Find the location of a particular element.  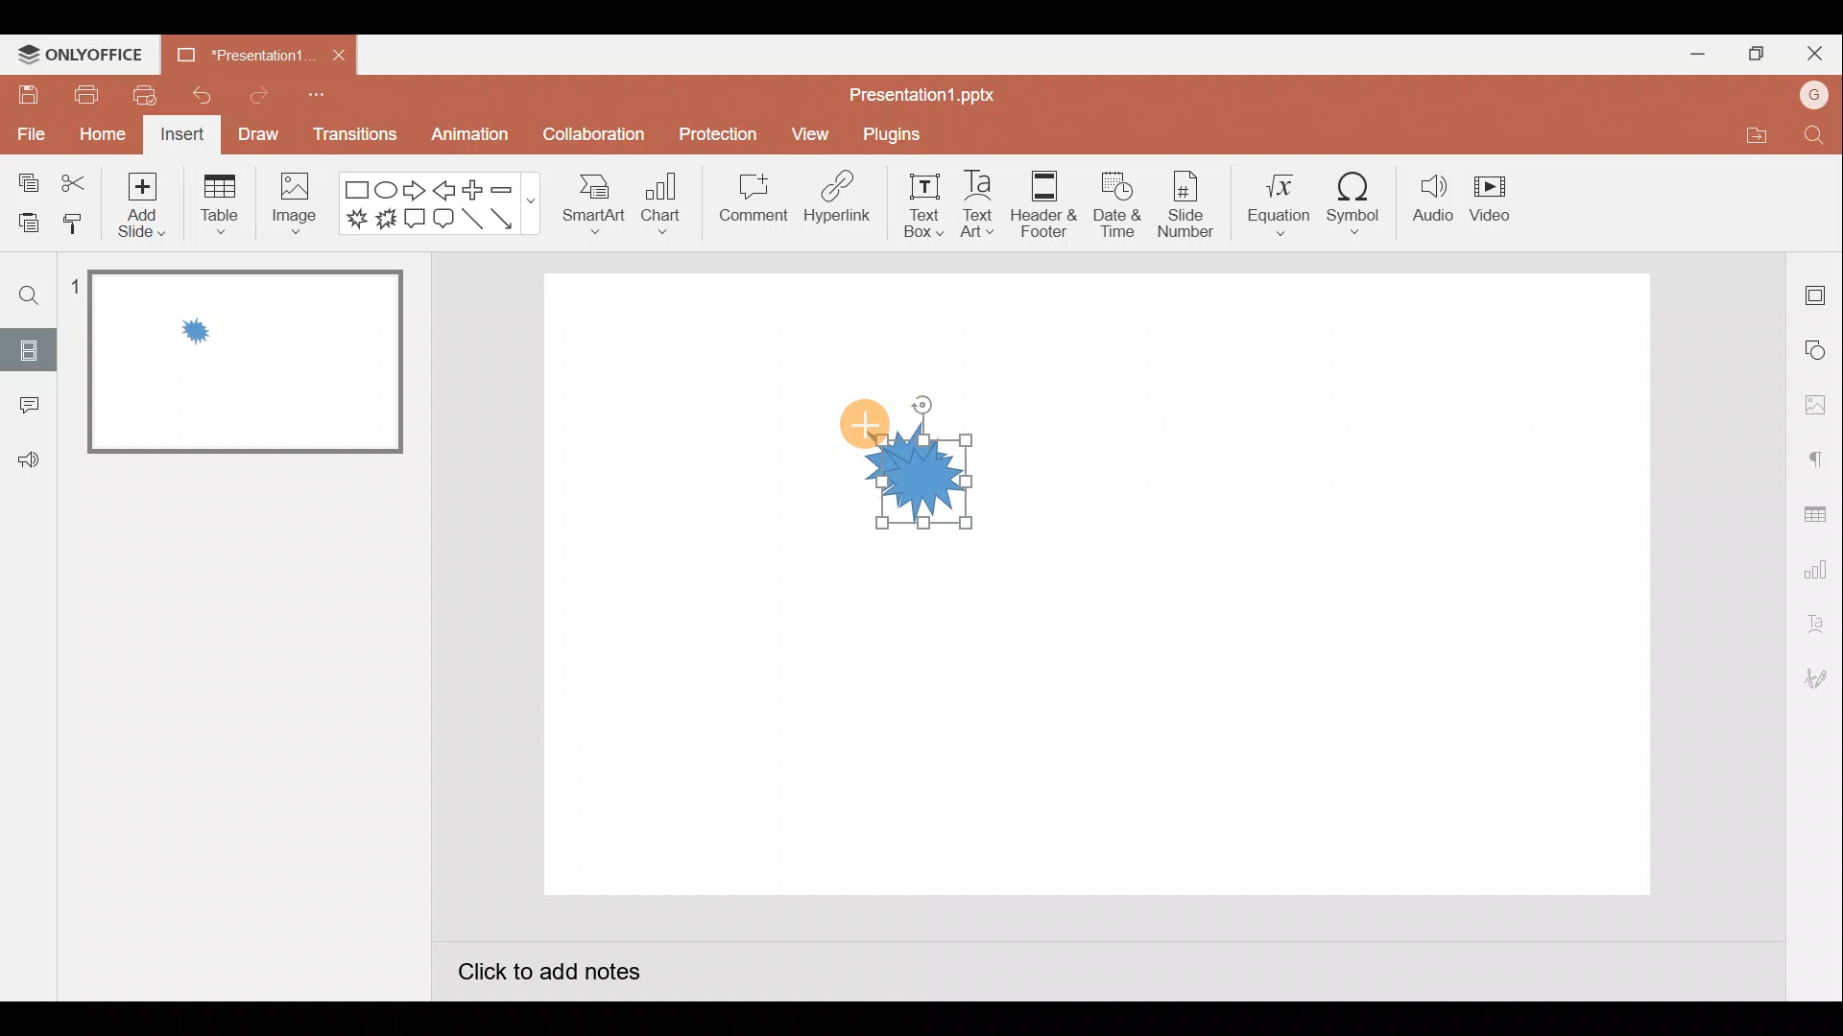

Open file location is located at coordinates (1746, 135).